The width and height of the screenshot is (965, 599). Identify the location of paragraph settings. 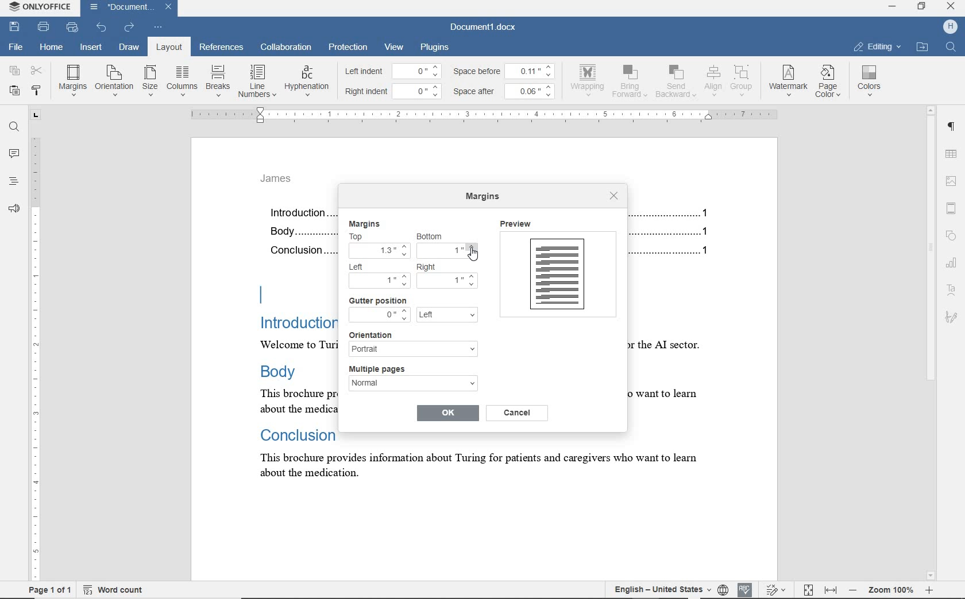
(953, 129).